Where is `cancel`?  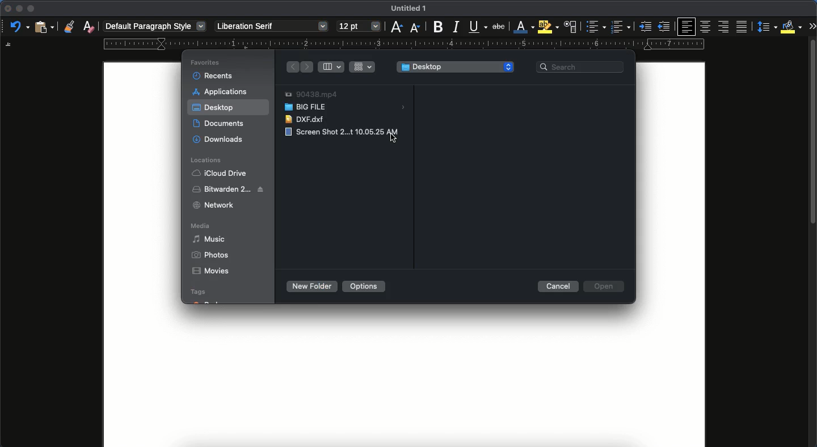
cancel is located at coordinates (559, 286).